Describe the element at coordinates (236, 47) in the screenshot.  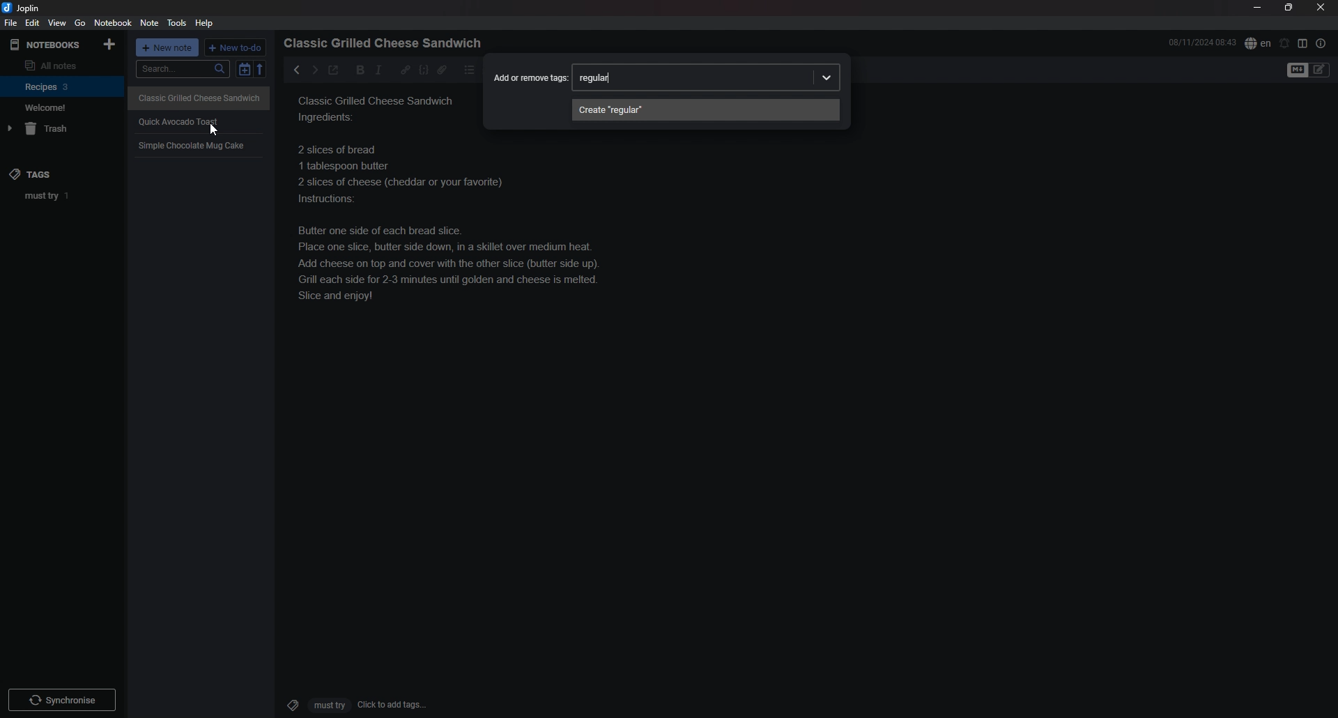
I see `new todo` at that location.